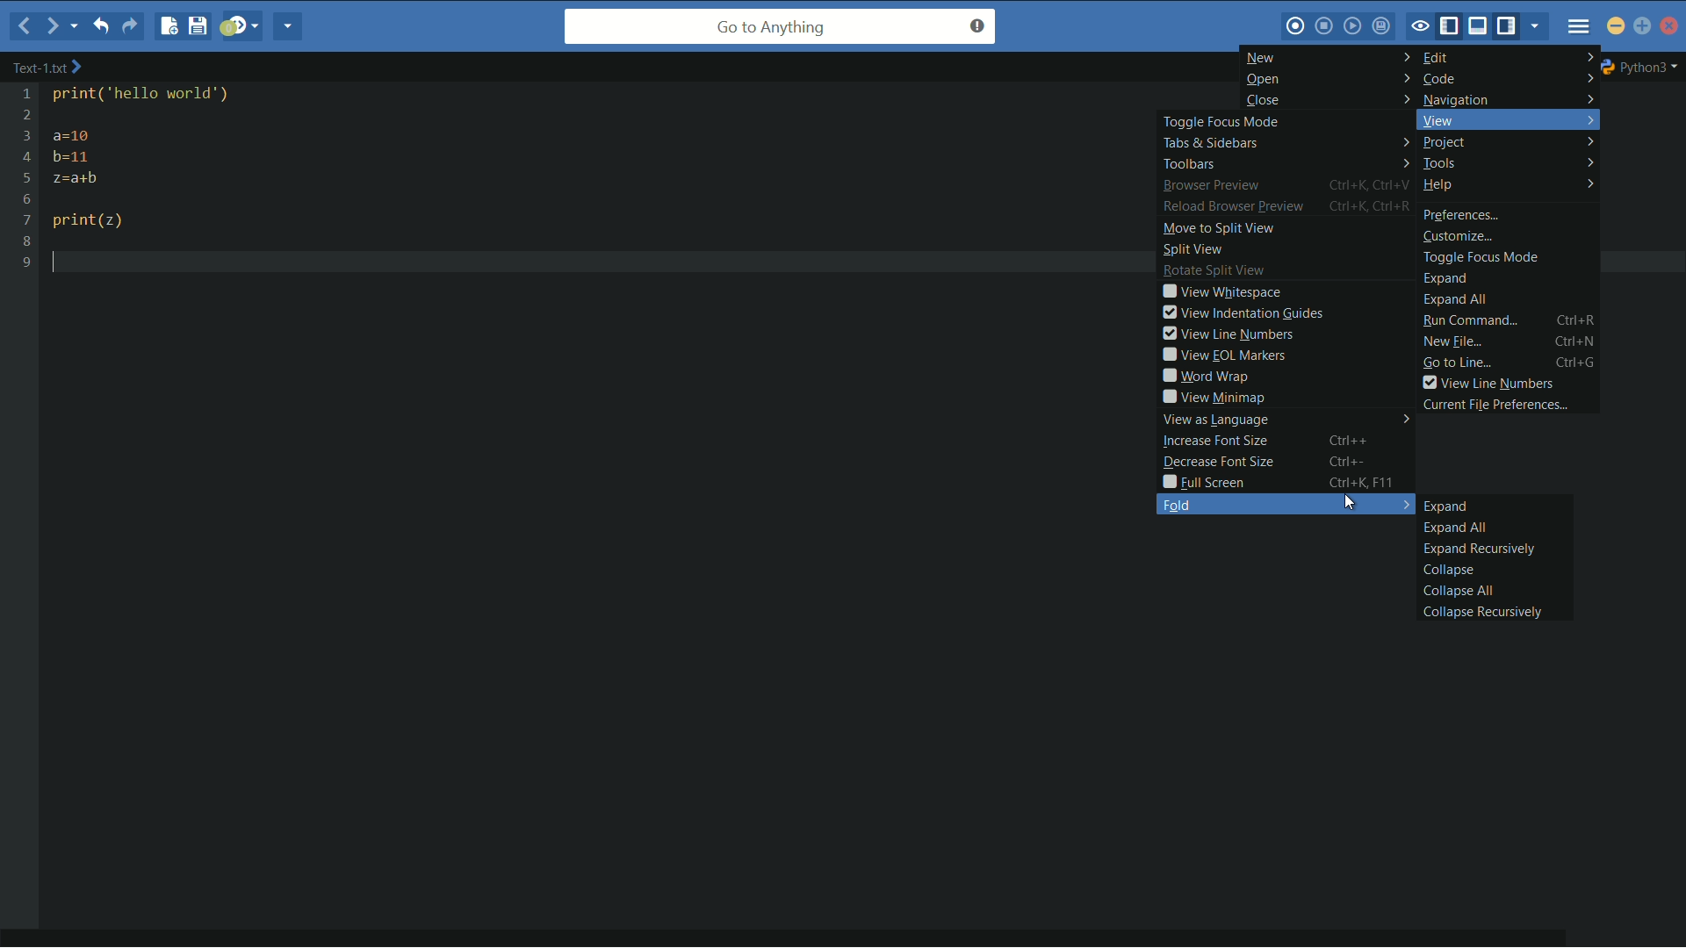 The width and height of the screenshot is (1686, 948). What do you see at coordinates (1481, 27) in the screenshot?
I see `show/hide bottom pane` at bounding box center [1481, 27].